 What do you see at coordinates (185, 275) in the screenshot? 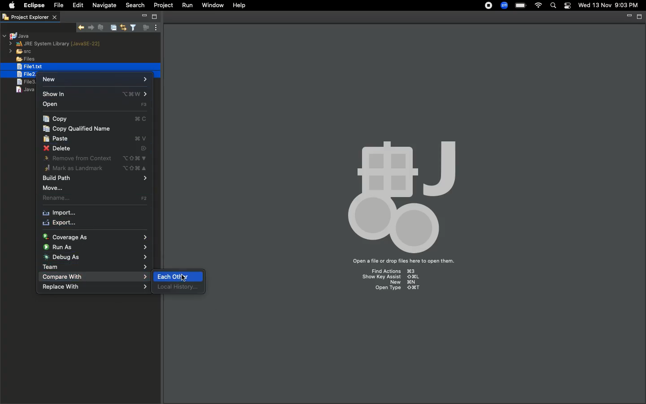
I see `cursor` at bounding box center [185, 275].